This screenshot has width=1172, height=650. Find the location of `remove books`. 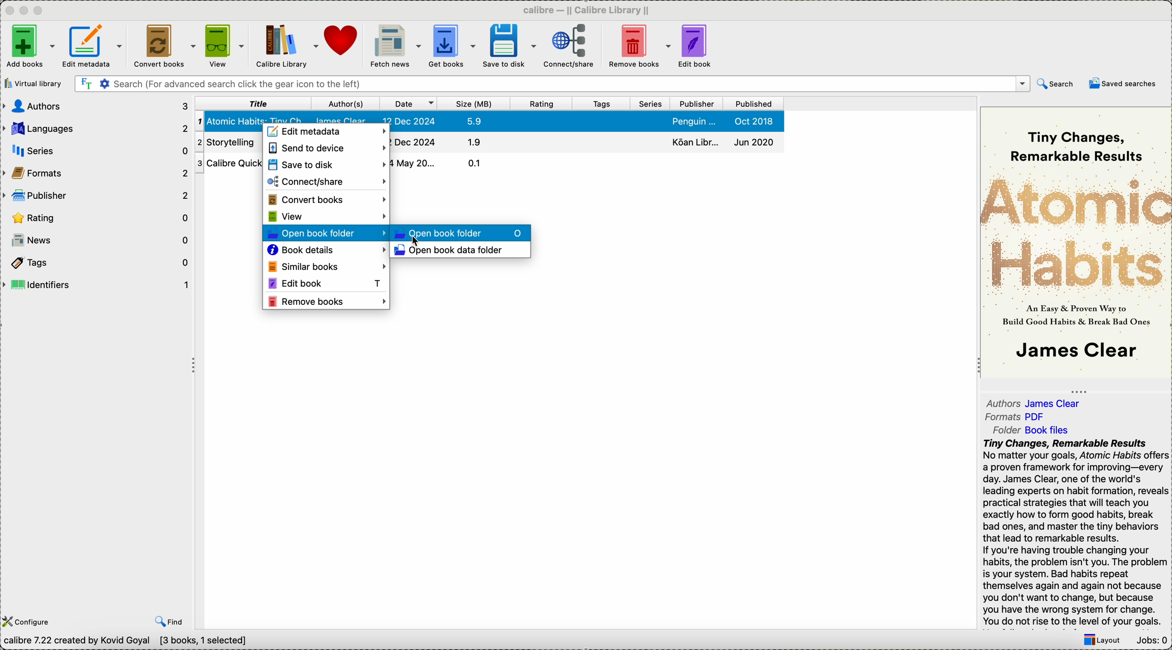

remove books is located at coordinates (327, 302).